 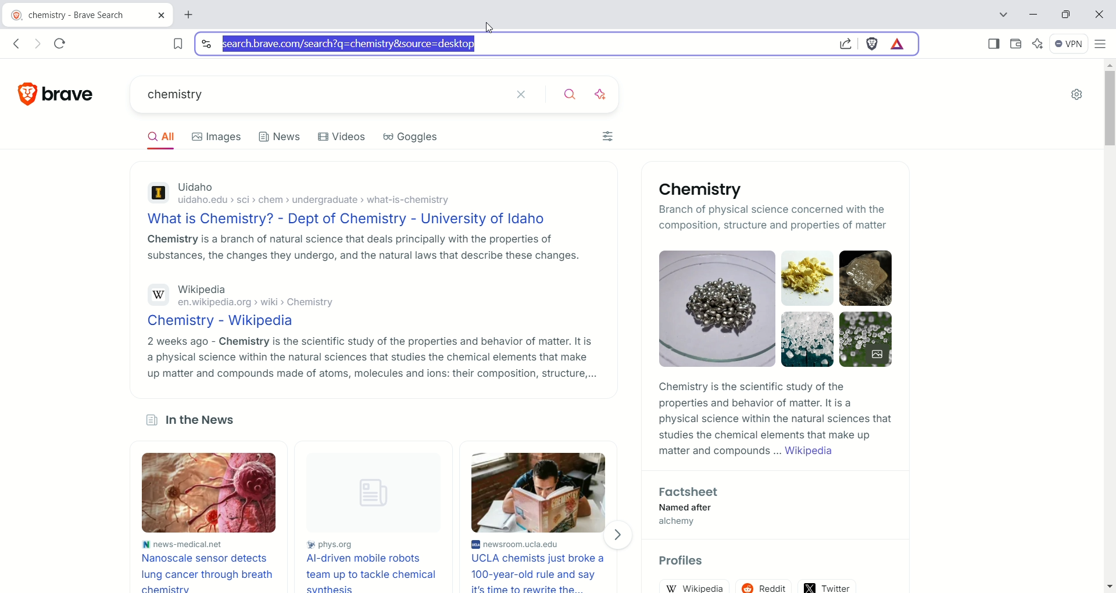 I want to click on Chemistry is the scientific study of the properties and behavior of matter. It is a physical science within the natural sciences that studies the chemical elements that make up matter and compounds ... Wikipedia, so click(x=776, y=420).